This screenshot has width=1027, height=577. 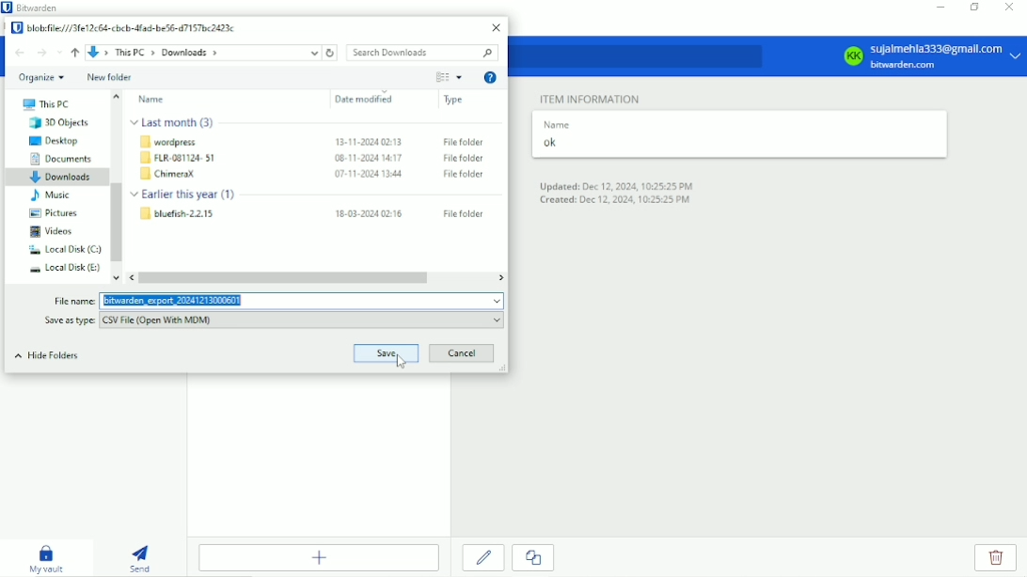 I want to click on Downloads, so click(x=59, y=178).